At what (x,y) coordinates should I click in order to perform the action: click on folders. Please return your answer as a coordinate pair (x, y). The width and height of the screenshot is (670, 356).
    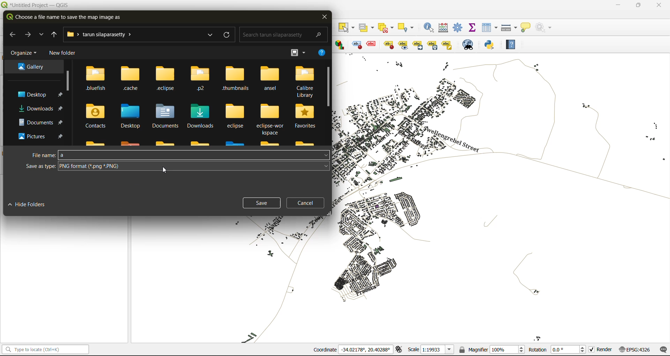
    Looking at the image, I should click on (33, 100).